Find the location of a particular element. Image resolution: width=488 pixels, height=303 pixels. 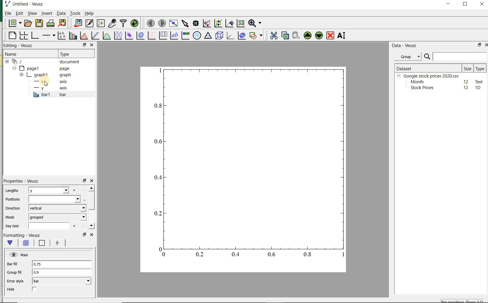

plot box plots is located at coordinates (117, 36).